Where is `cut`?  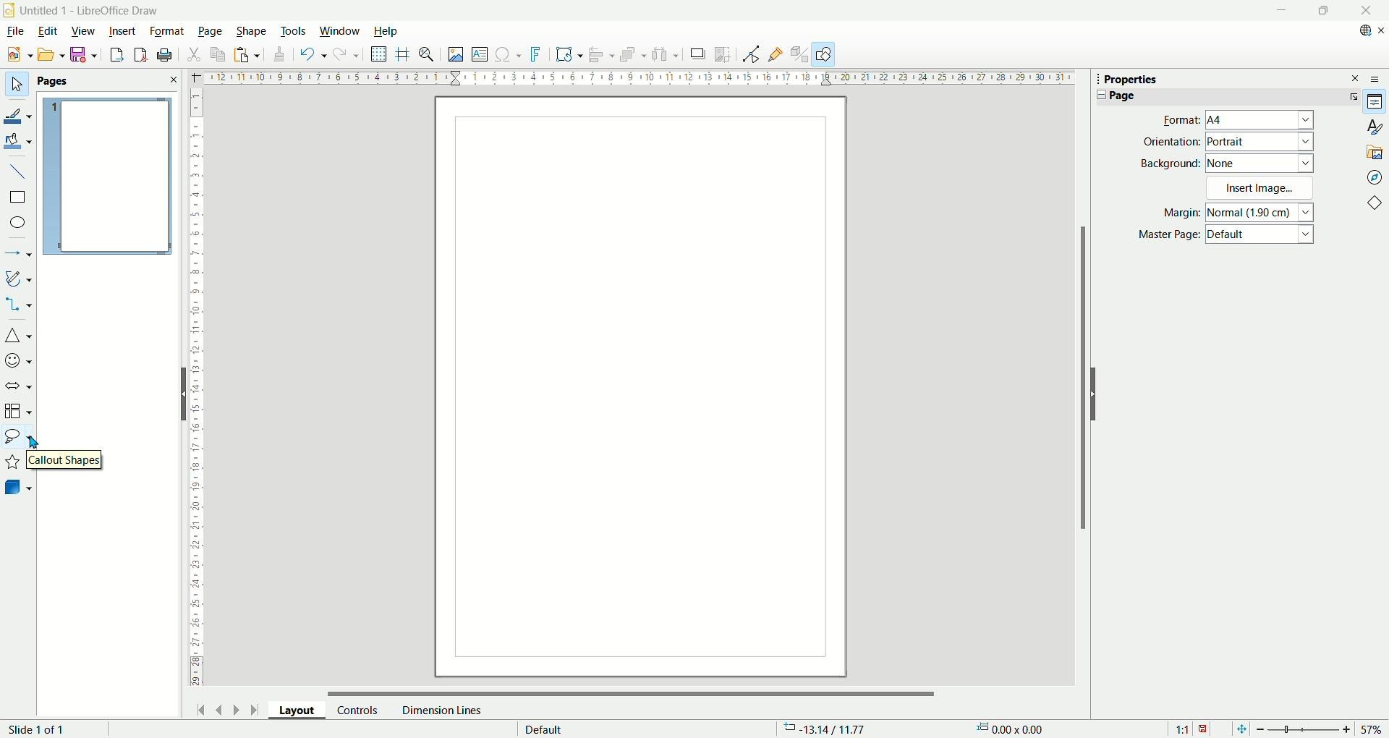
cut is located at coordinates (195, 53).